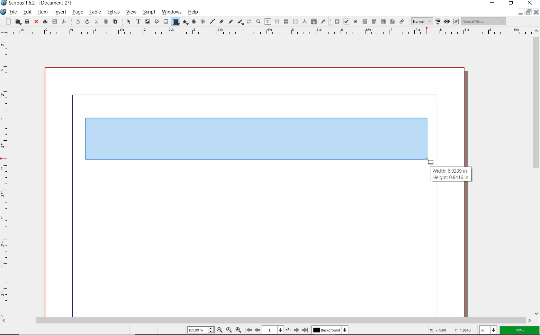 The width and height of the screenshot is (540, 335). Describe the element at coordinates (451, 21) in the screenshot. I see `preview mode` at that location.